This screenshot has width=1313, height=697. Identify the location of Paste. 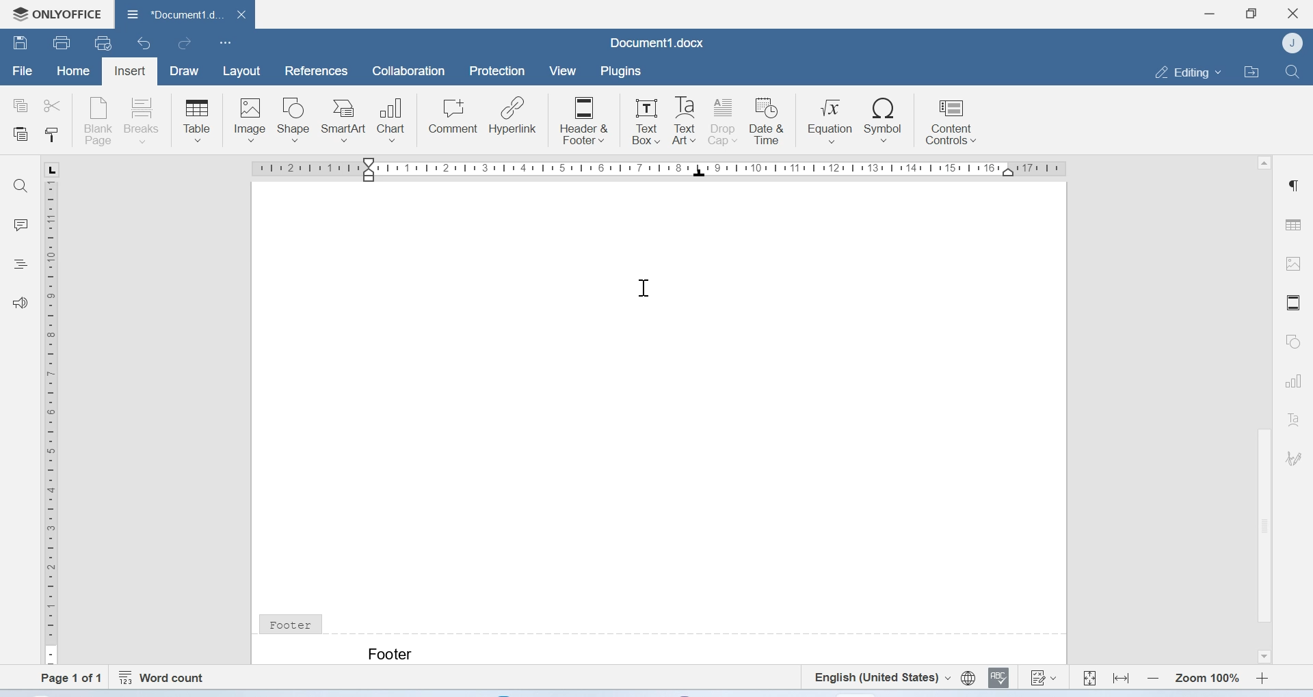
(21, 135).